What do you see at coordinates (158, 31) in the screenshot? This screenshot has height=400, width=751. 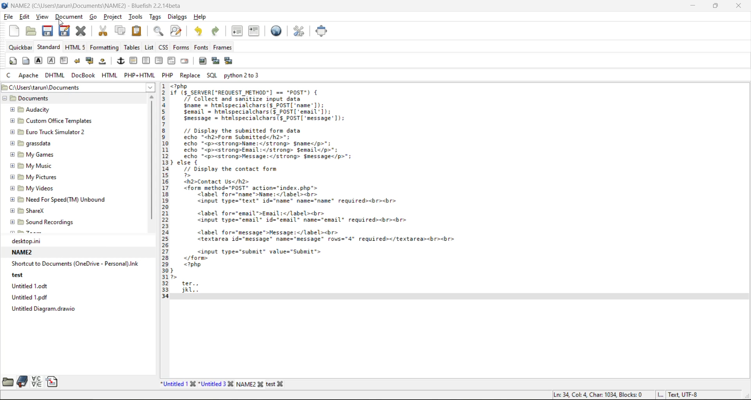 I see `find` at bounding box center [158, 31].